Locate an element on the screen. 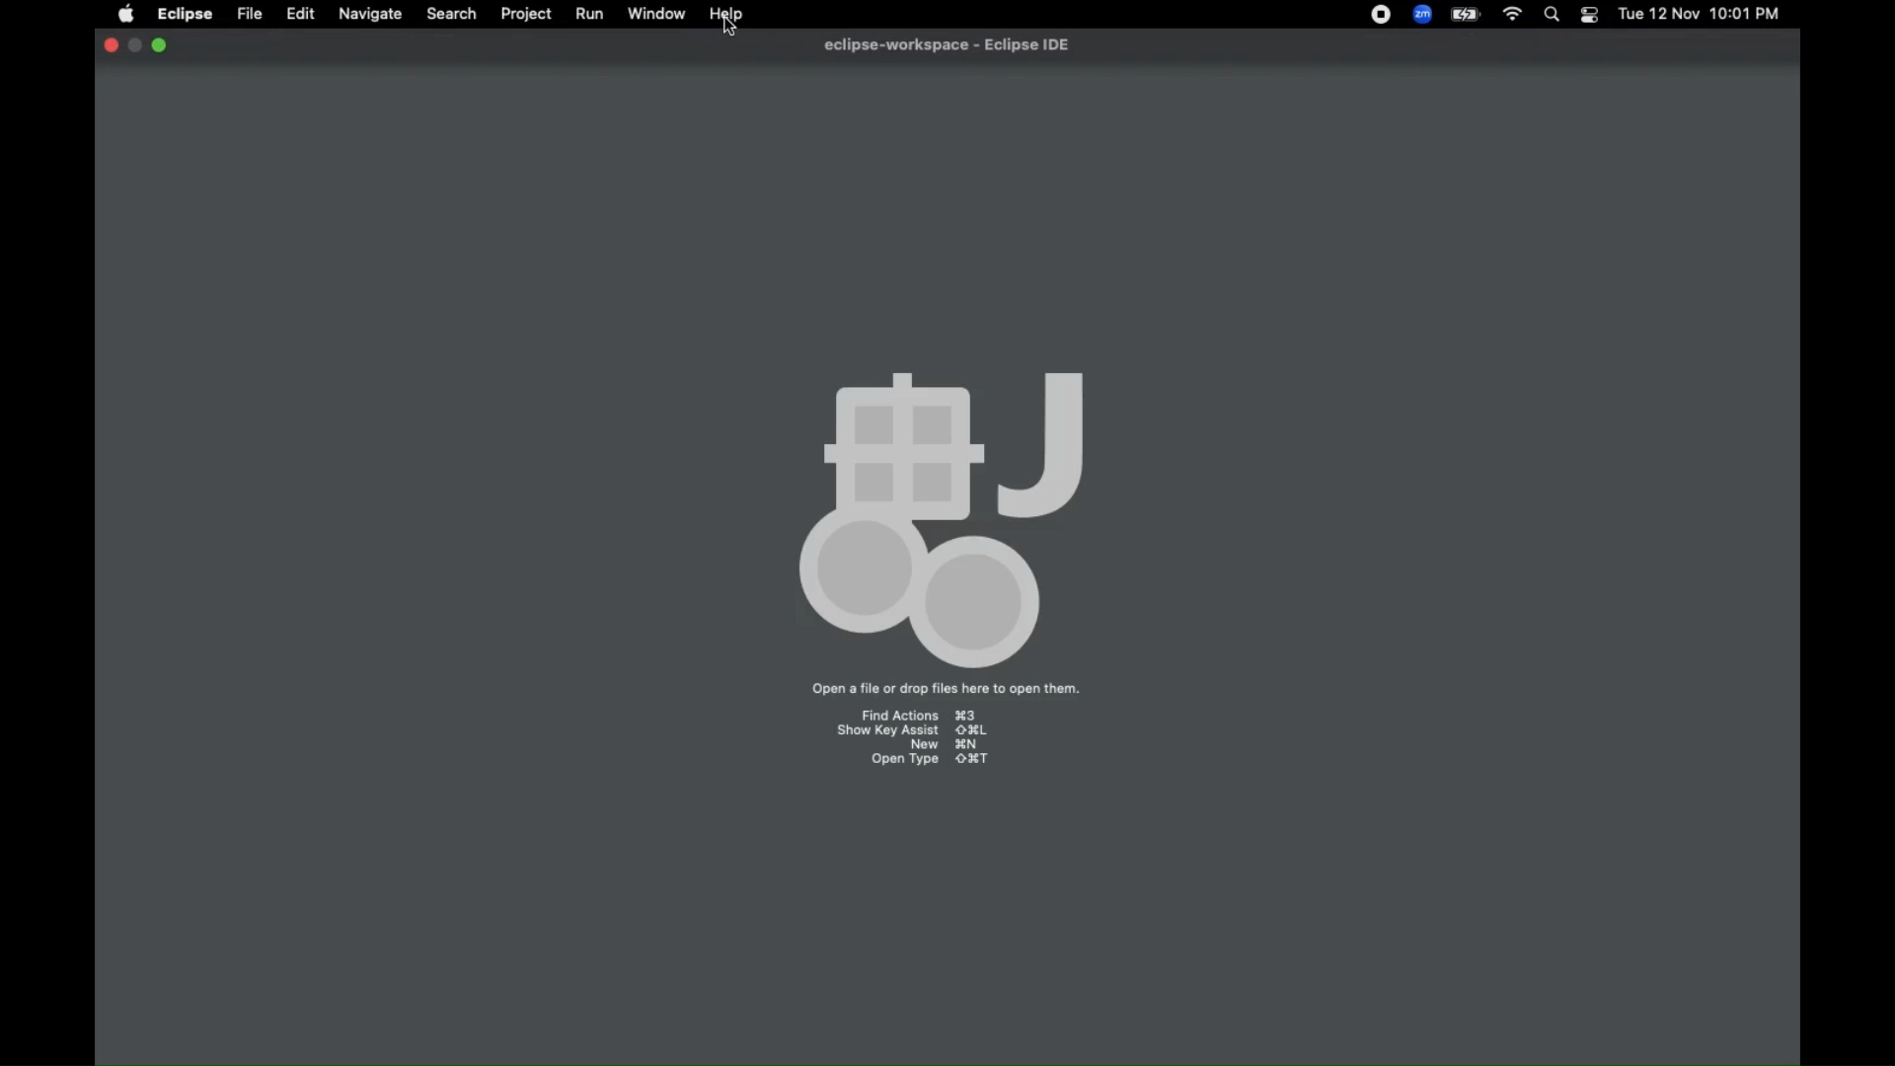 The height and width of the screenshot is (1066, 1895). Tue 12 nov is located at coordinates (1655, 16).